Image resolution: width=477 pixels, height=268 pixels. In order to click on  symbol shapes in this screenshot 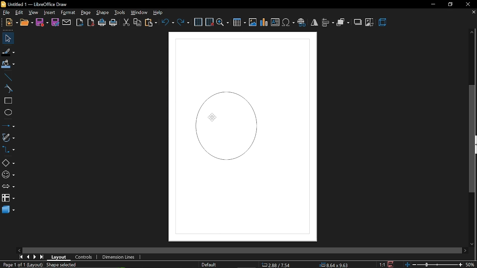, I will do `click(9, 175)`.